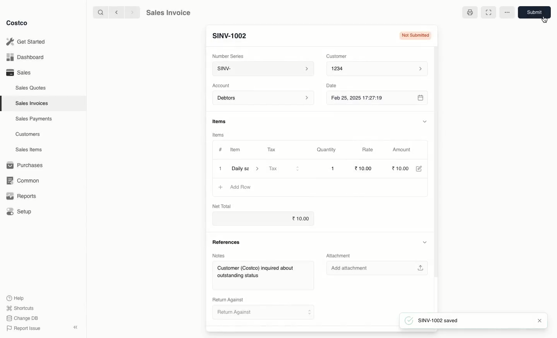 This screenshot has height=338, width=557. What do you see at coordinates (378, 99) in the screenshot?
I see `Feb 25, 2025 17:27:19` at bounding box center [378, 99].